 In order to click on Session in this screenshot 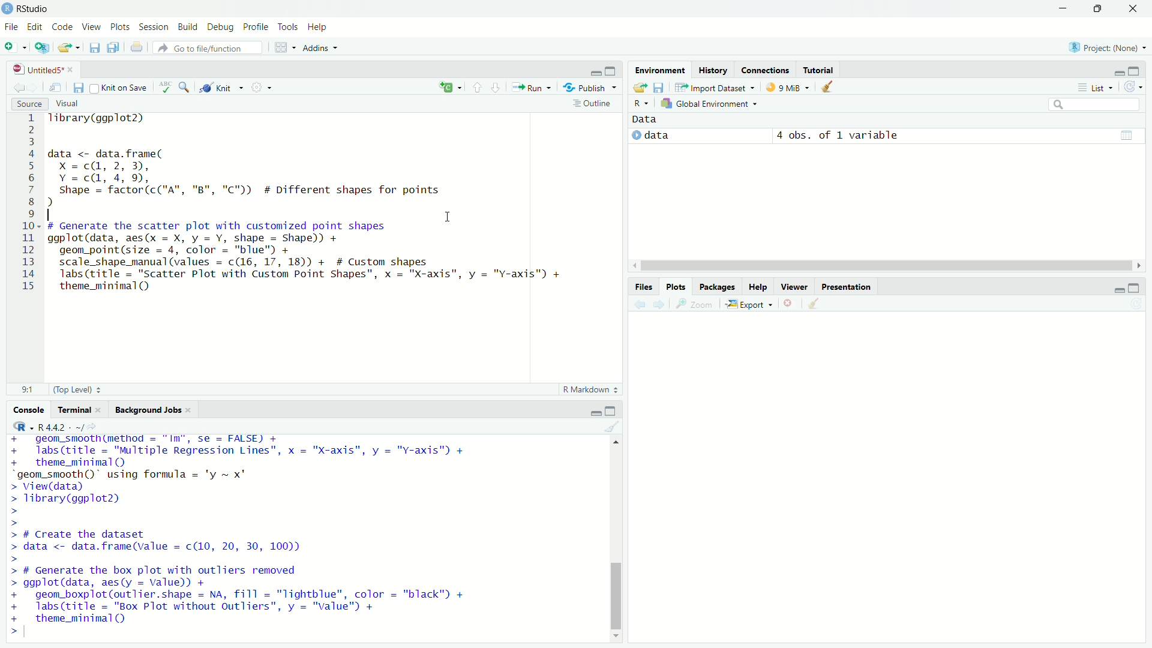, I will do `click(153, 27)`.